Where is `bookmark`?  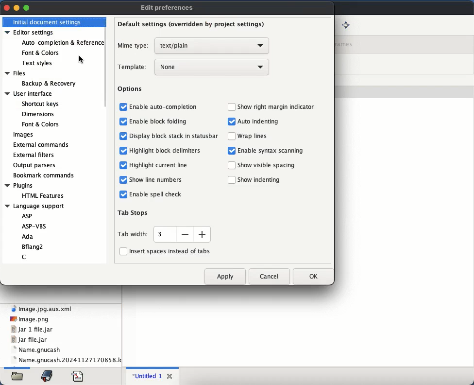
bookmark is located at coordinates (48, 375).